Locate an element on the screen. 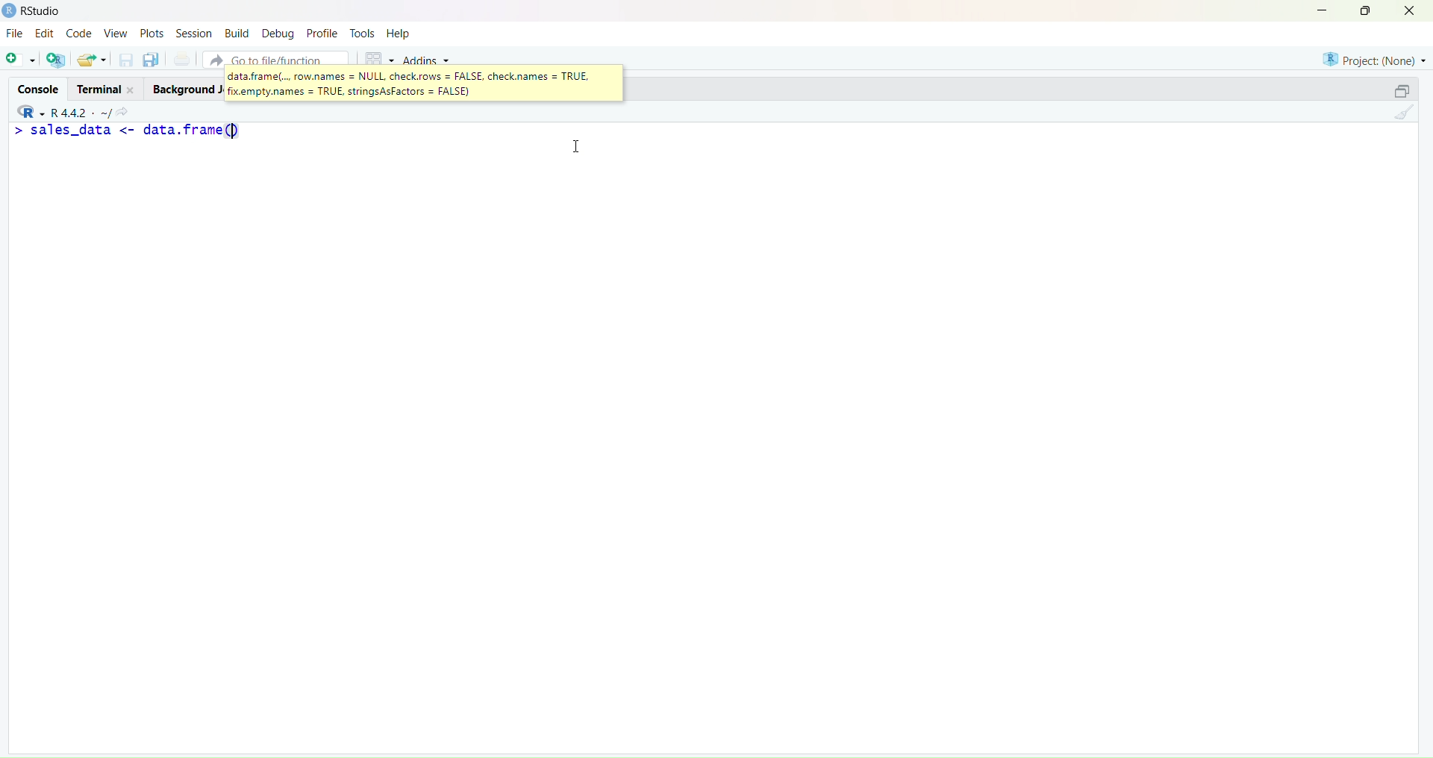 Image resolution: width=1433 pixels, height=758 pixels. Help is located at coordinates (401, 34).